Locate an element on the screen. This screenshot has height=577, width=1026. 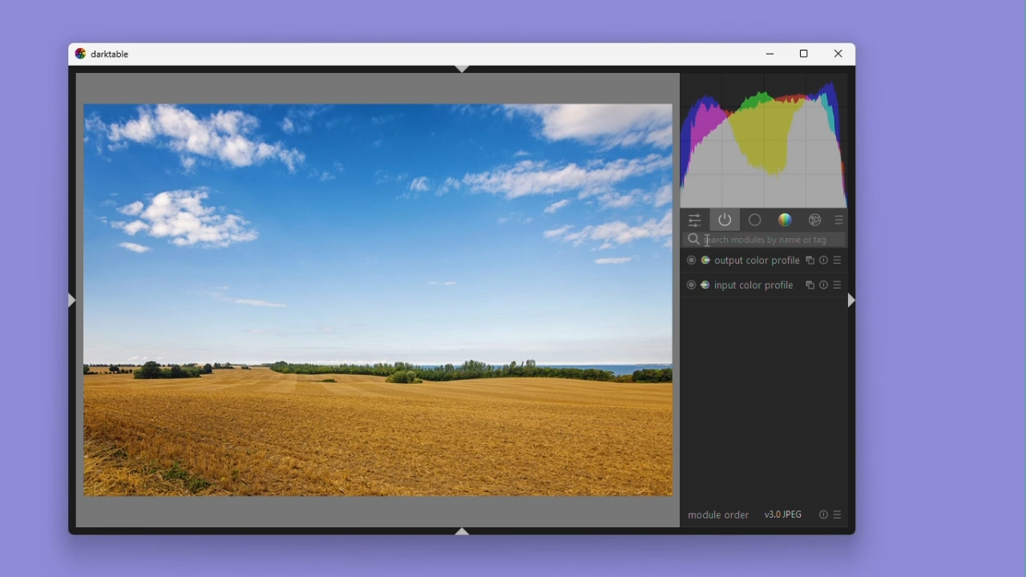
gradient  is located at coordinates (783, 220).